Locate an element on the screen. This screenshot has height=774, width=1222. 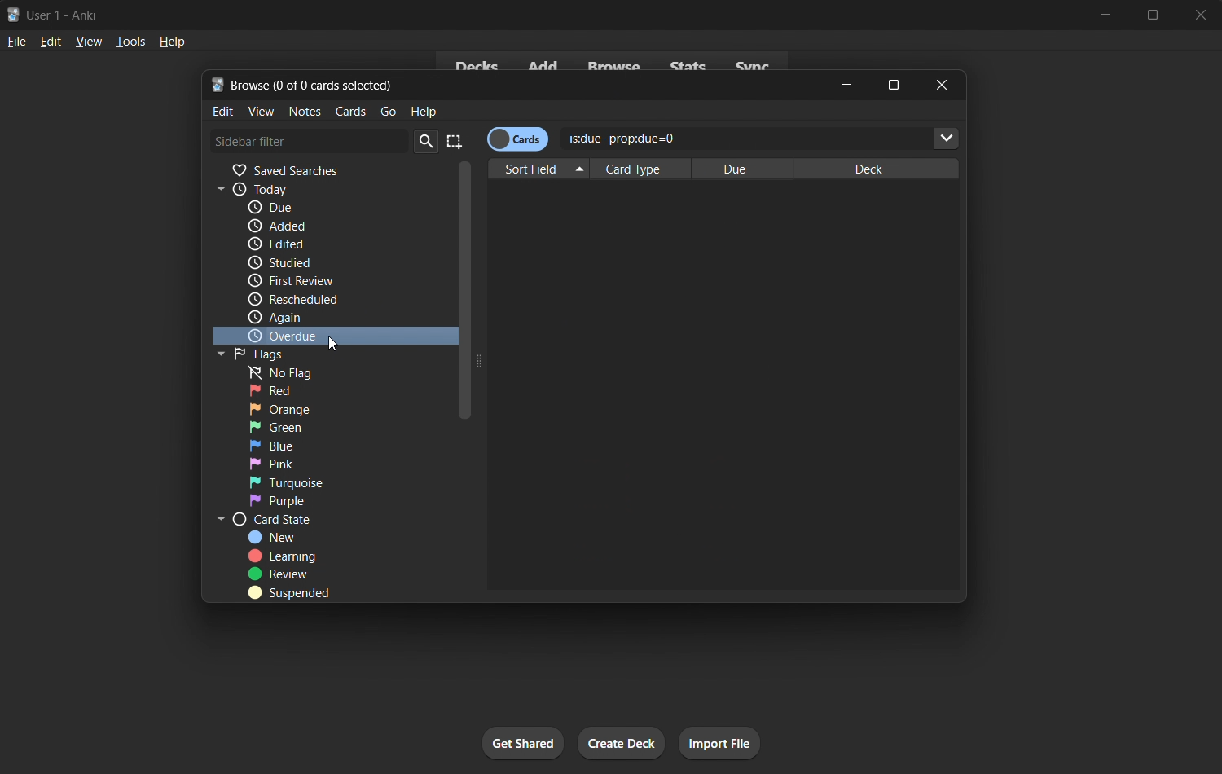
flags  is located at coordinates (260, 354).